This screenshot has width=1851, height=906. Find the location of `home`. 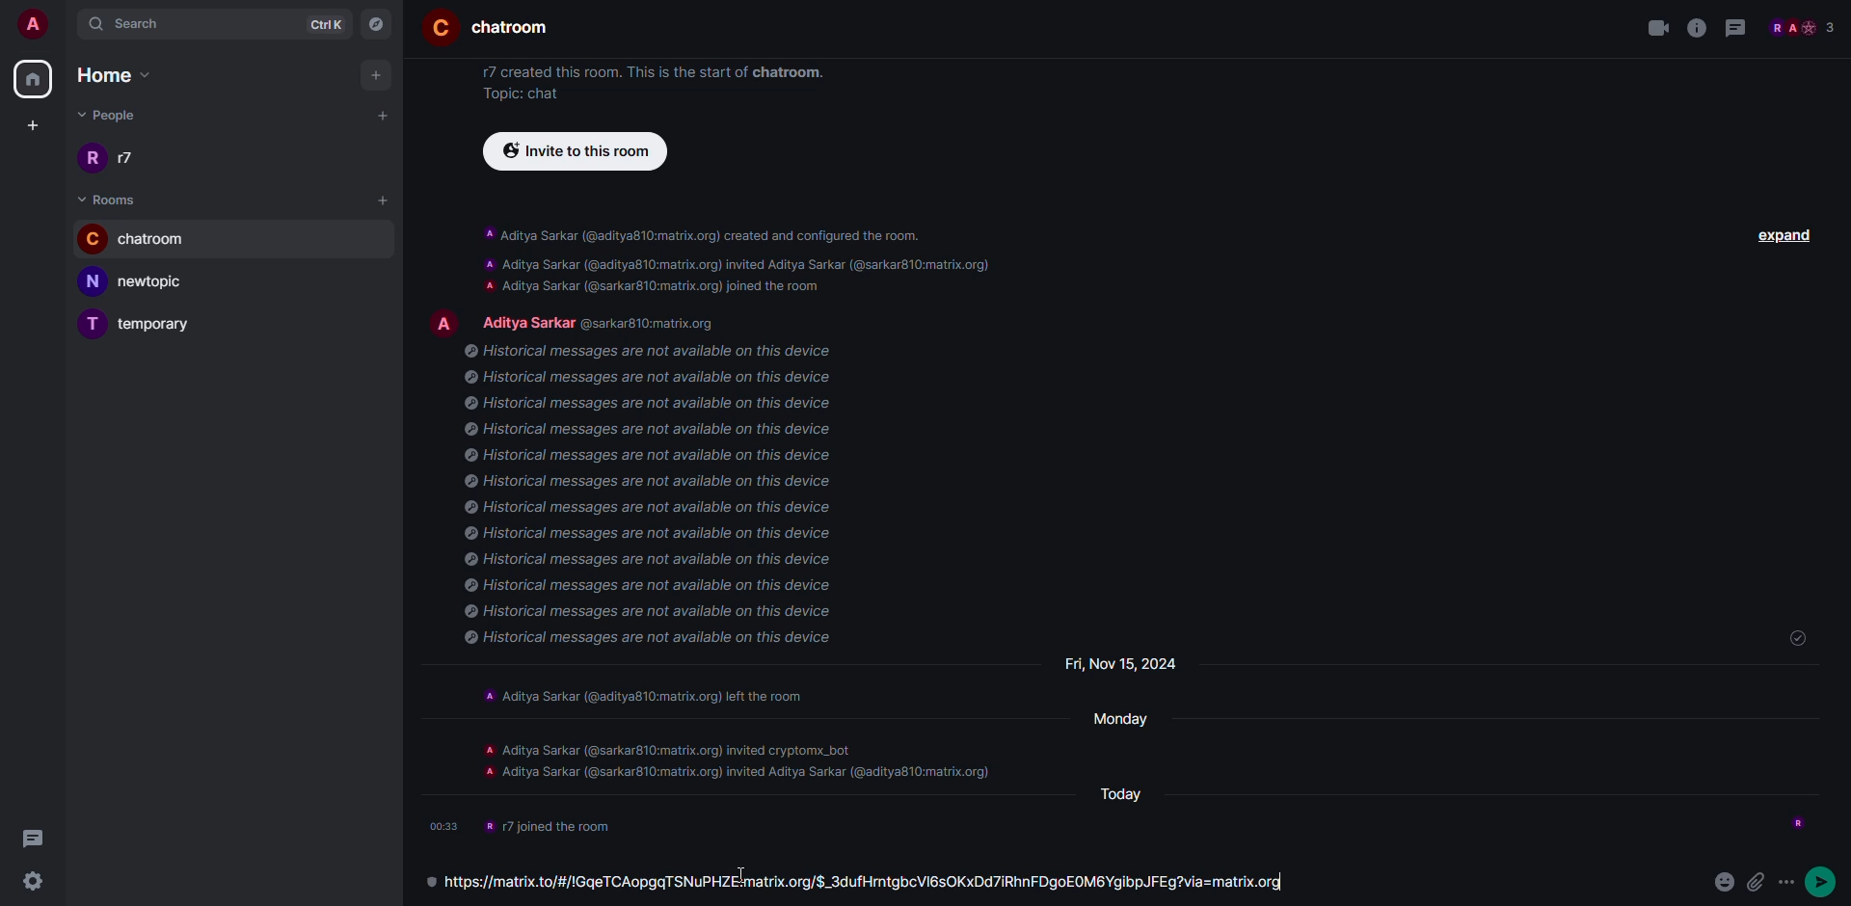

home is located at coordinates (35, 78).